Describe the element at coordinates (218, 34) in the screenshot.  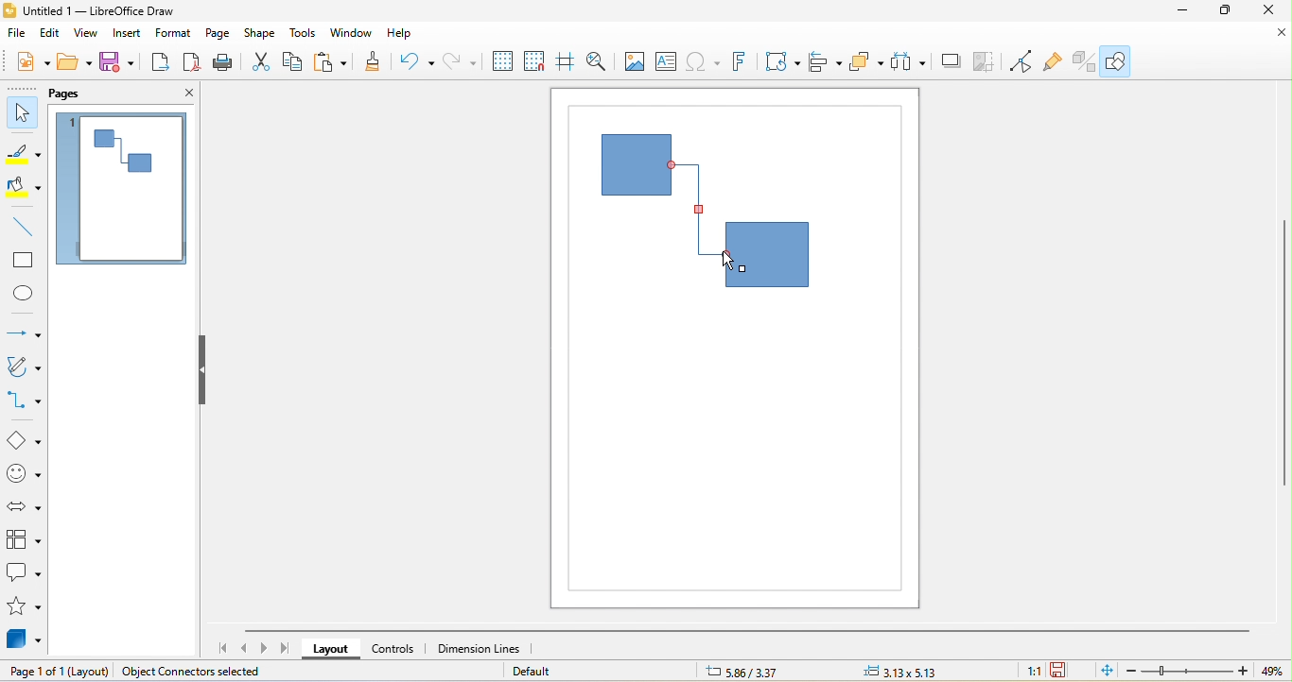
I see `page` at that location.